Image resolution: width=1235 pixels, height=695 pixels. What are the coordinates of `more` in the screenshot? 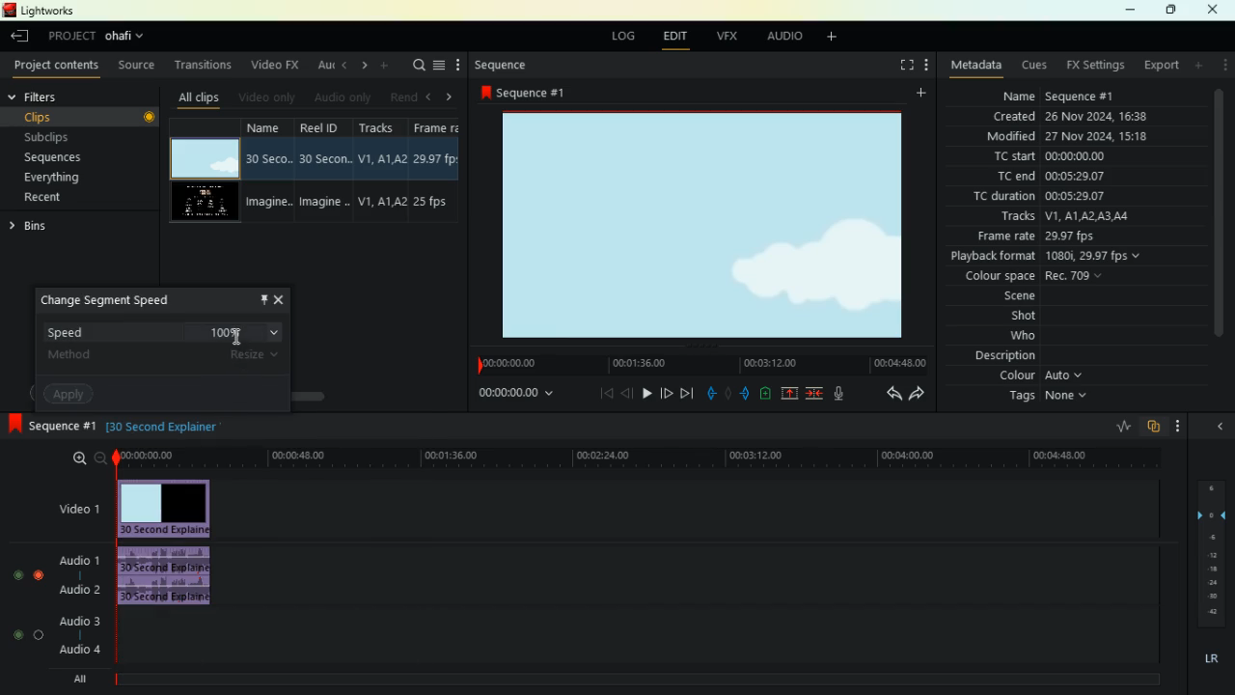 It's located at (924, 67).